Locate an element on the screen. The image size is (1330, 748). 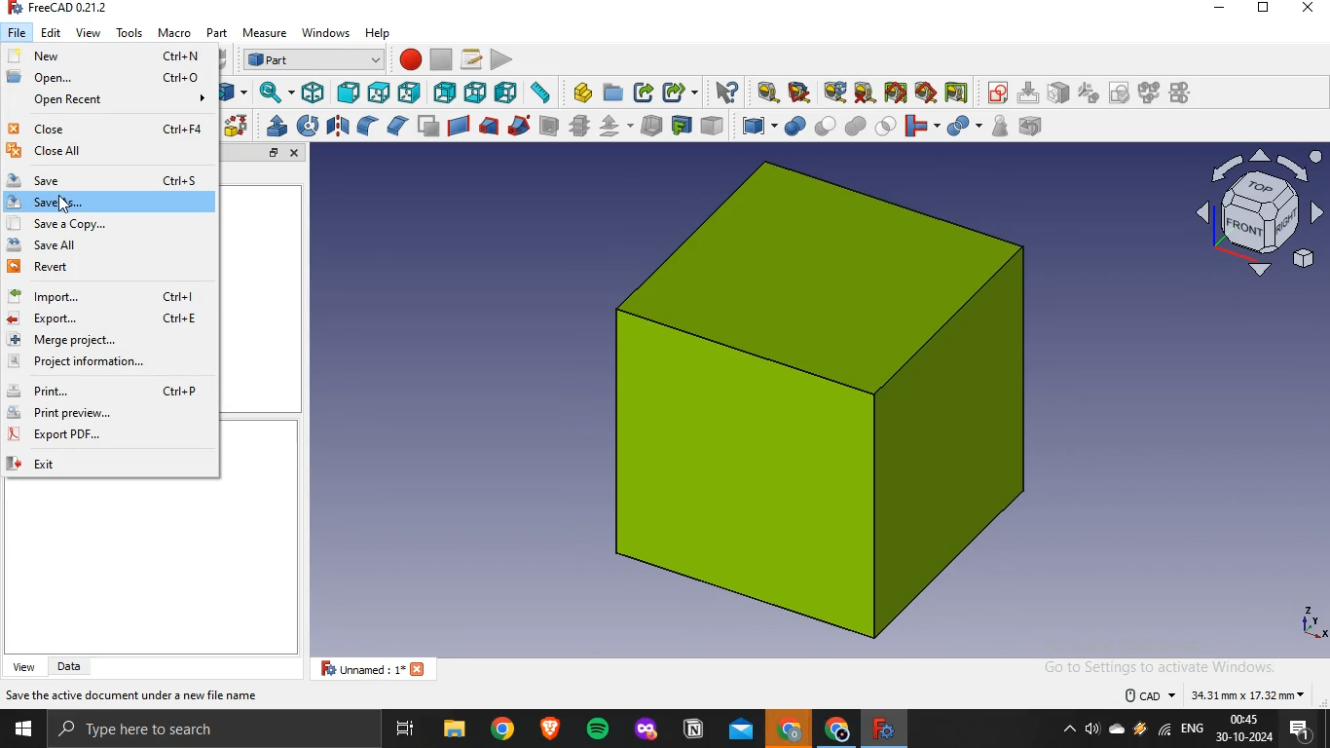
close is located at coordinates (1307, 9).